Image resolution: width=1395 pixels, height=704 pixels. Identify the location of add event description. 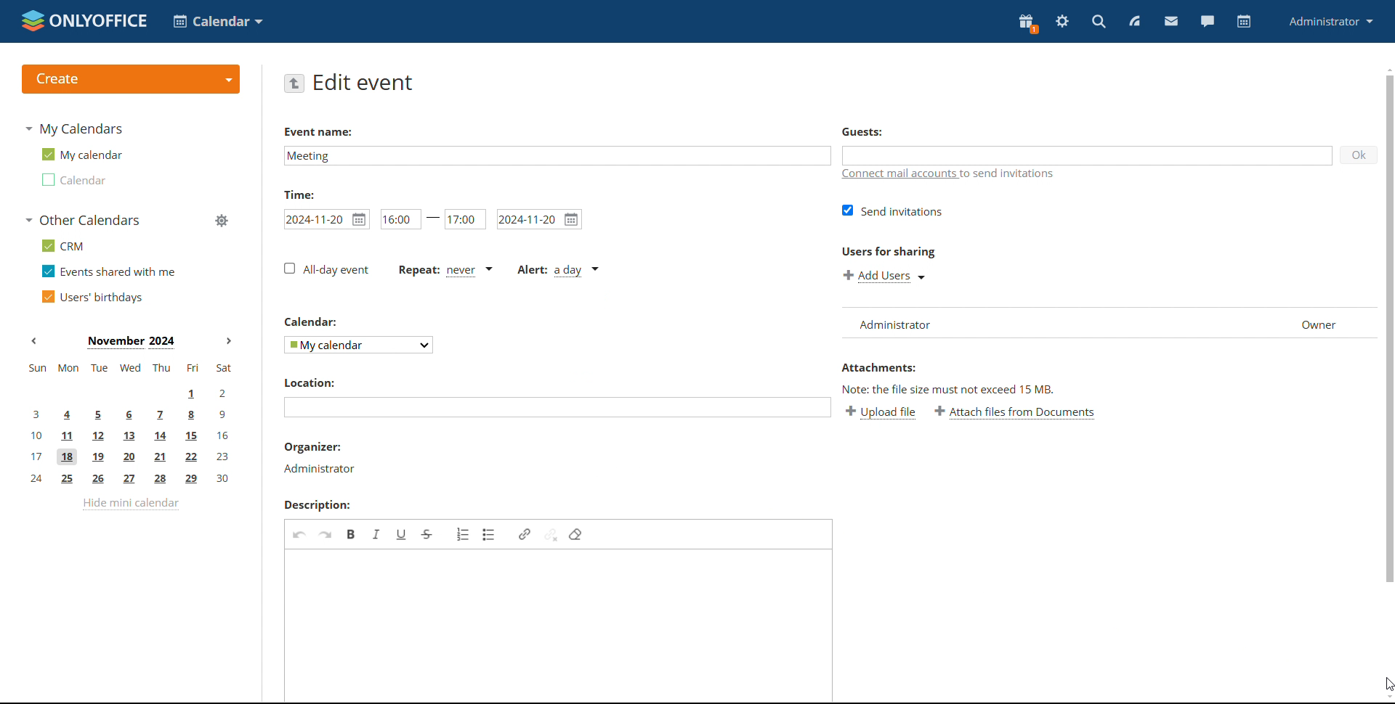
(561, 626).